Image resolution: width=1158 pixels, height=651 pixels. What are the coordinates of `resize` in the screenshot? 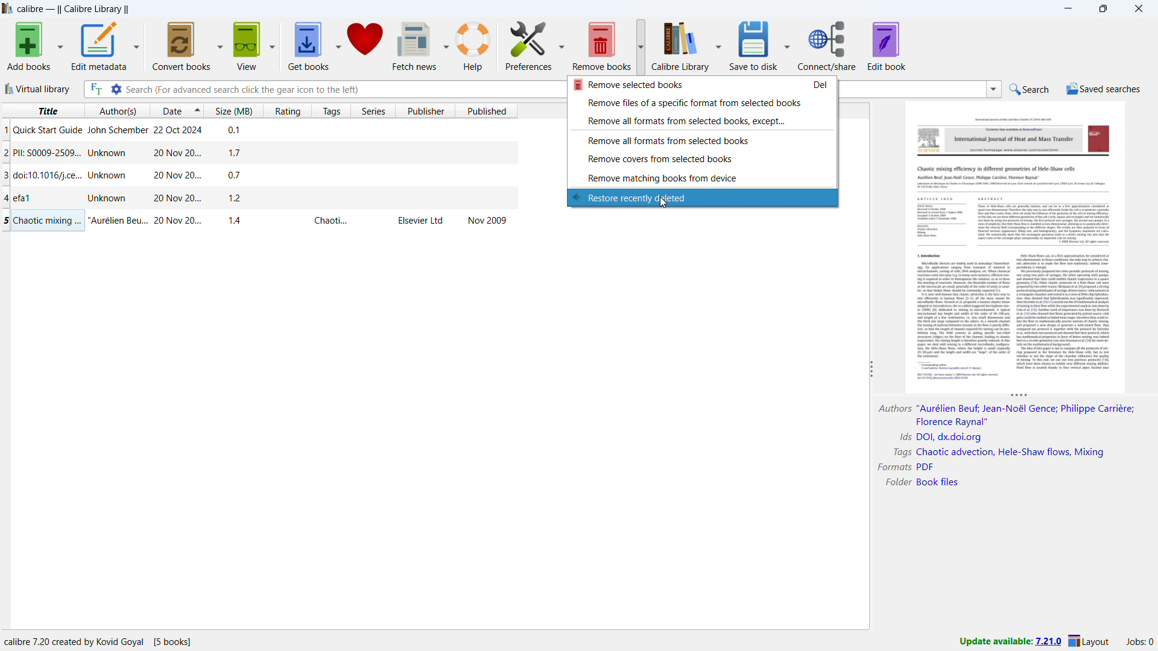 It's located at (870, 370).